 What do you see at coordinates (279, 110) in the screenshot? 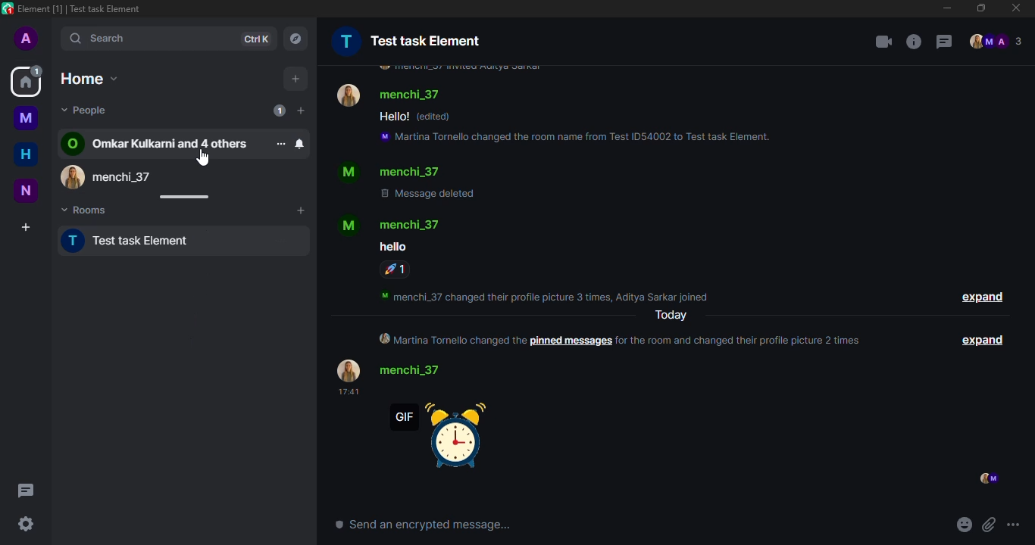
I see `1 unread message` at bounding box center [279, 110].